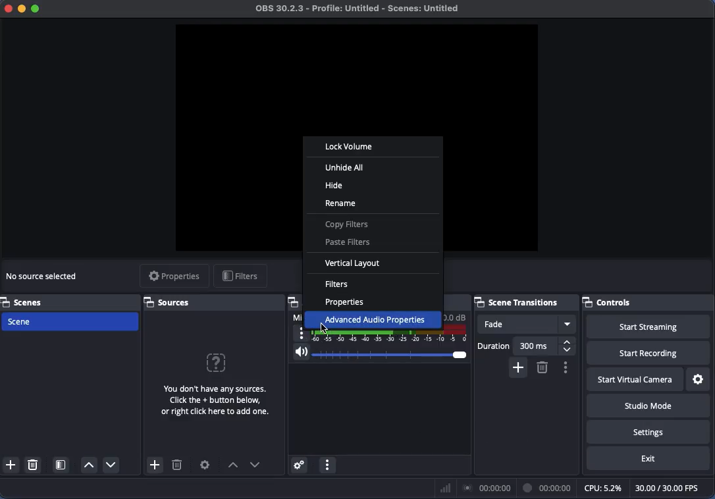 Image resolution: width=715 pixels, height=499 pixels. Describe the element at coordinates (649, 354) in the screenshot. I see `Start recording` at that location.